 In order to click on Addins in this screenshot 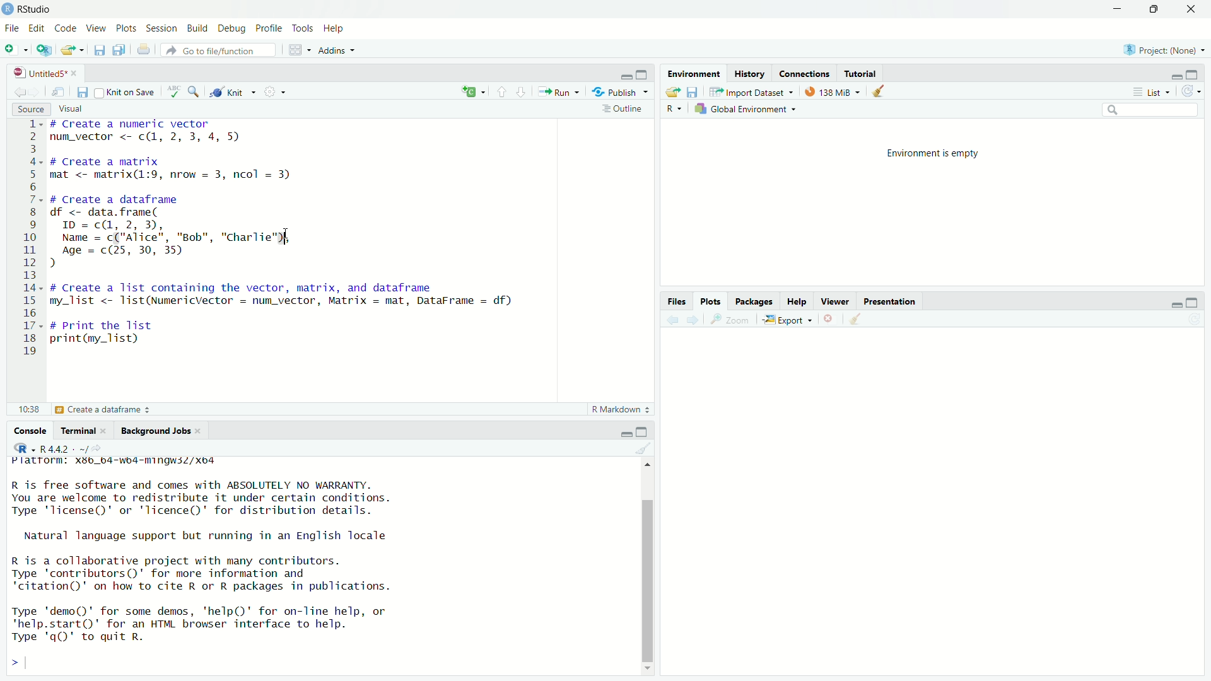, I will do `click(337, 51)`.